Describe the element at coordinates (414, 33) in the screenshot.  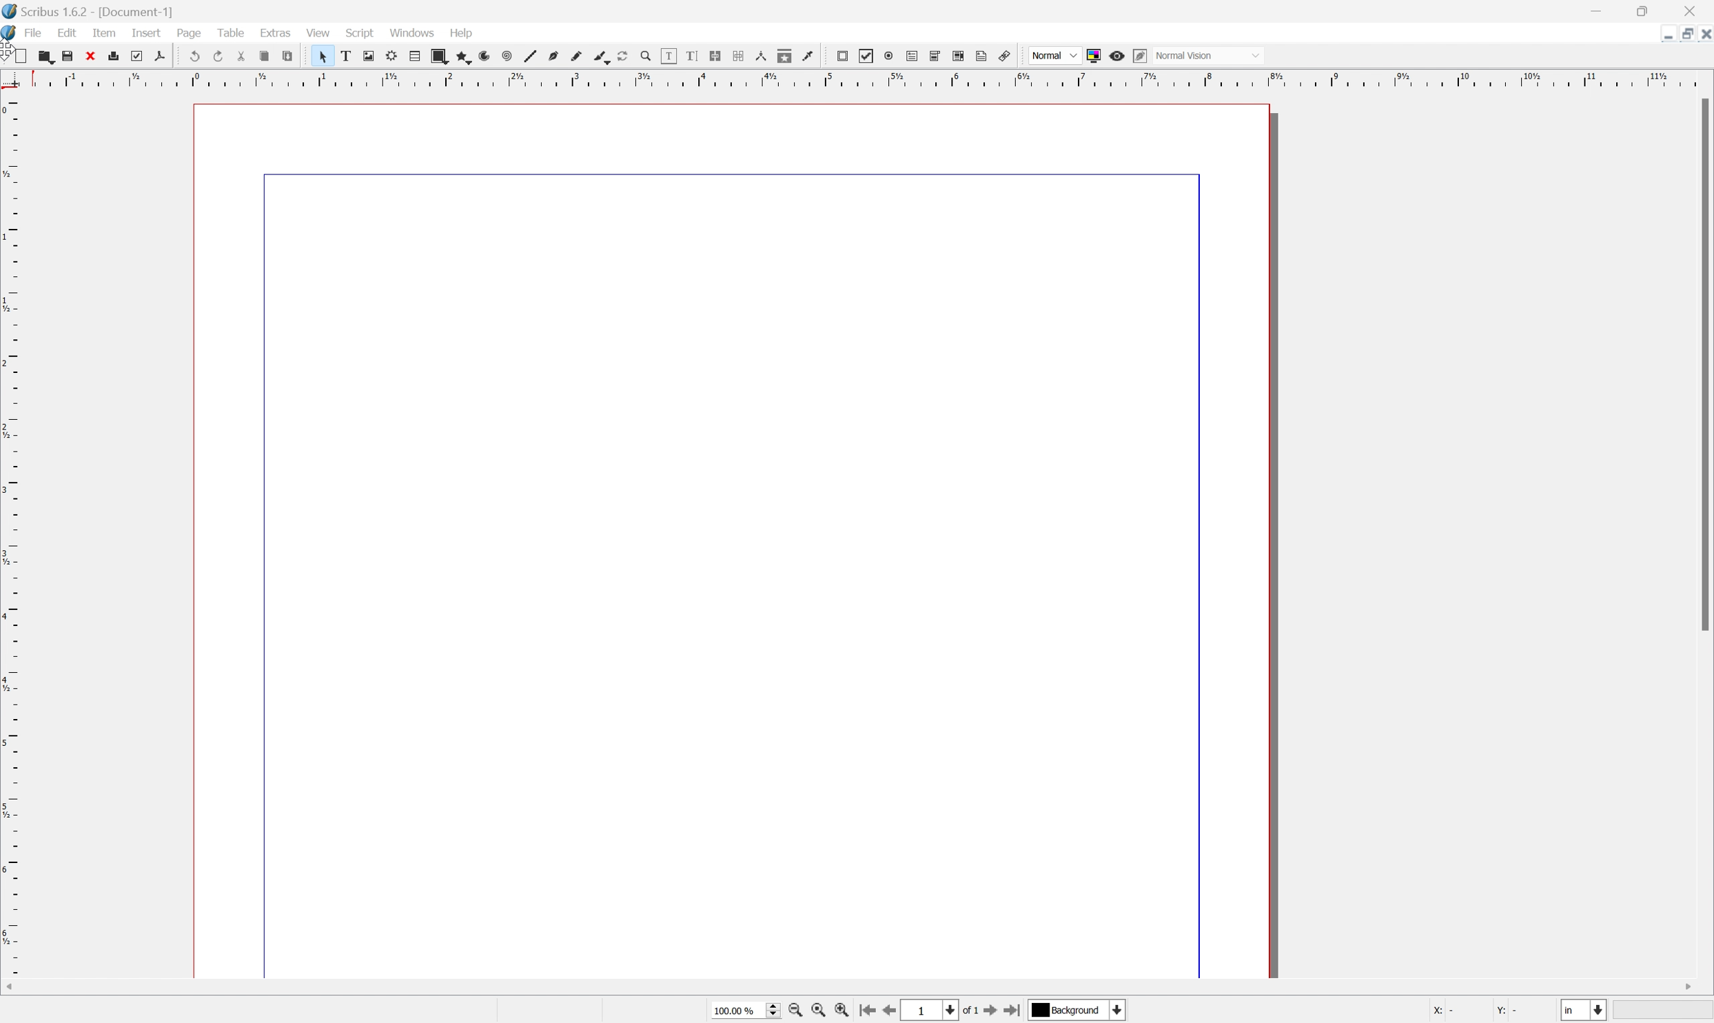
I see `windows` at that location.